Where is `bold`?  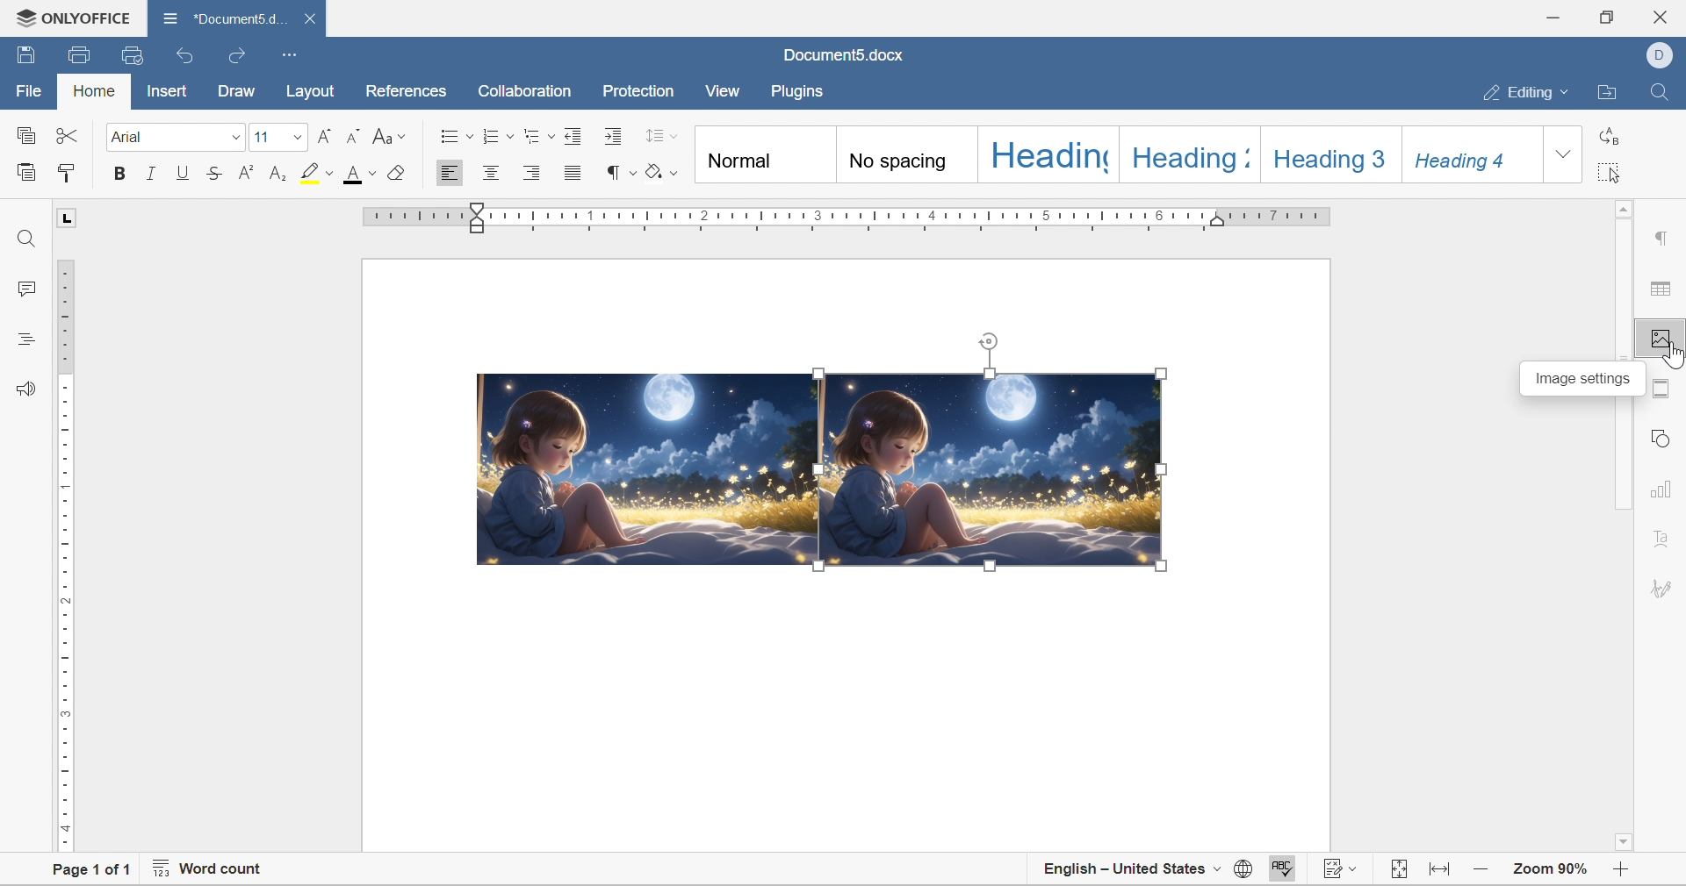 bold is located at coordinates (119, 173).